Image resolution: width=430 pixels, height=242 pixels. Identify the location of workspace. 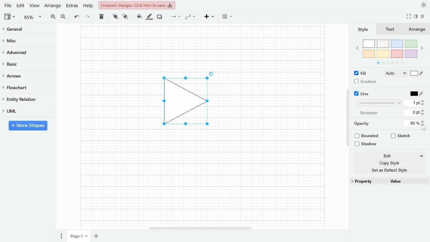
(202, 180).